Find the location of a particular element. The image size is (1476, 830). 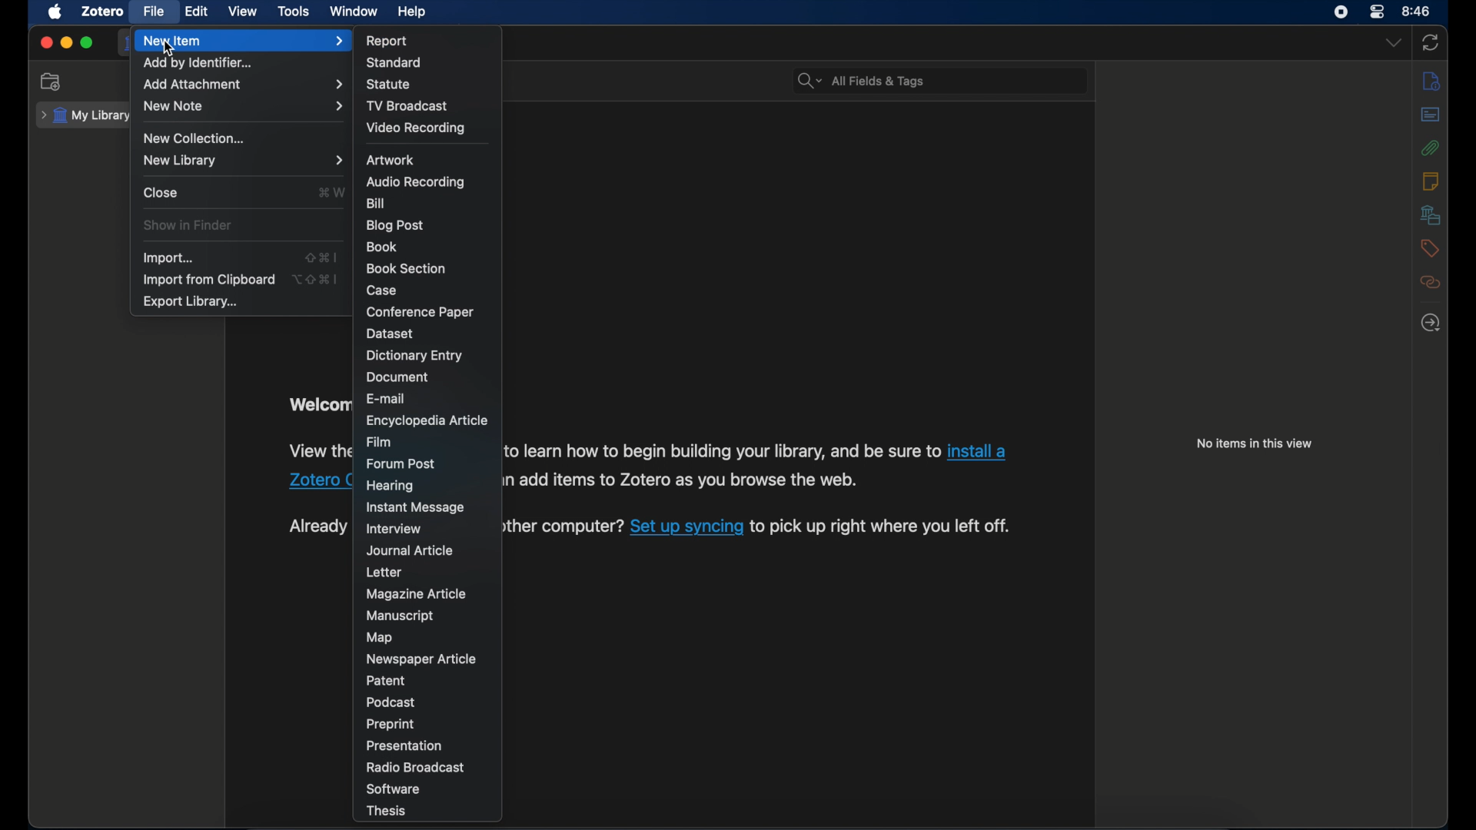

window is located at coordinates (354, 11).